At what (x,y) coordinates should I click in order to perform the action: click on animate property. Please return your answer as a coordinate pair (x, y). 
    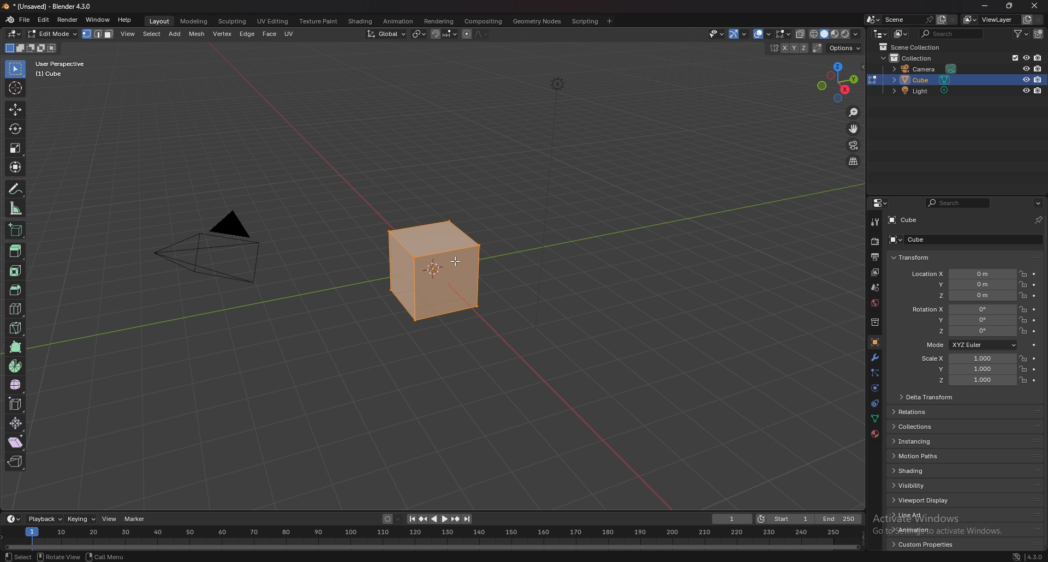
    Looking at the image, I should click on (1034, 285).